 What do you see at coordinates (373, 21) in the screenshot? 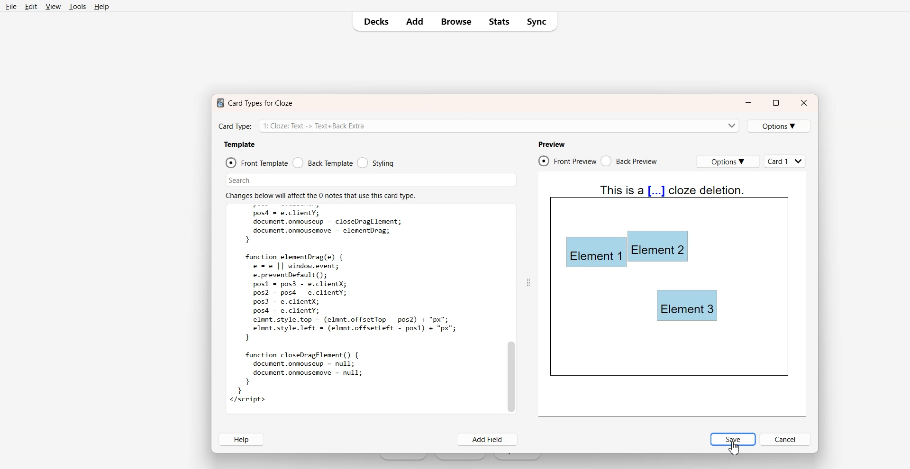
I see `Decks` at bounding box center [373, 21].